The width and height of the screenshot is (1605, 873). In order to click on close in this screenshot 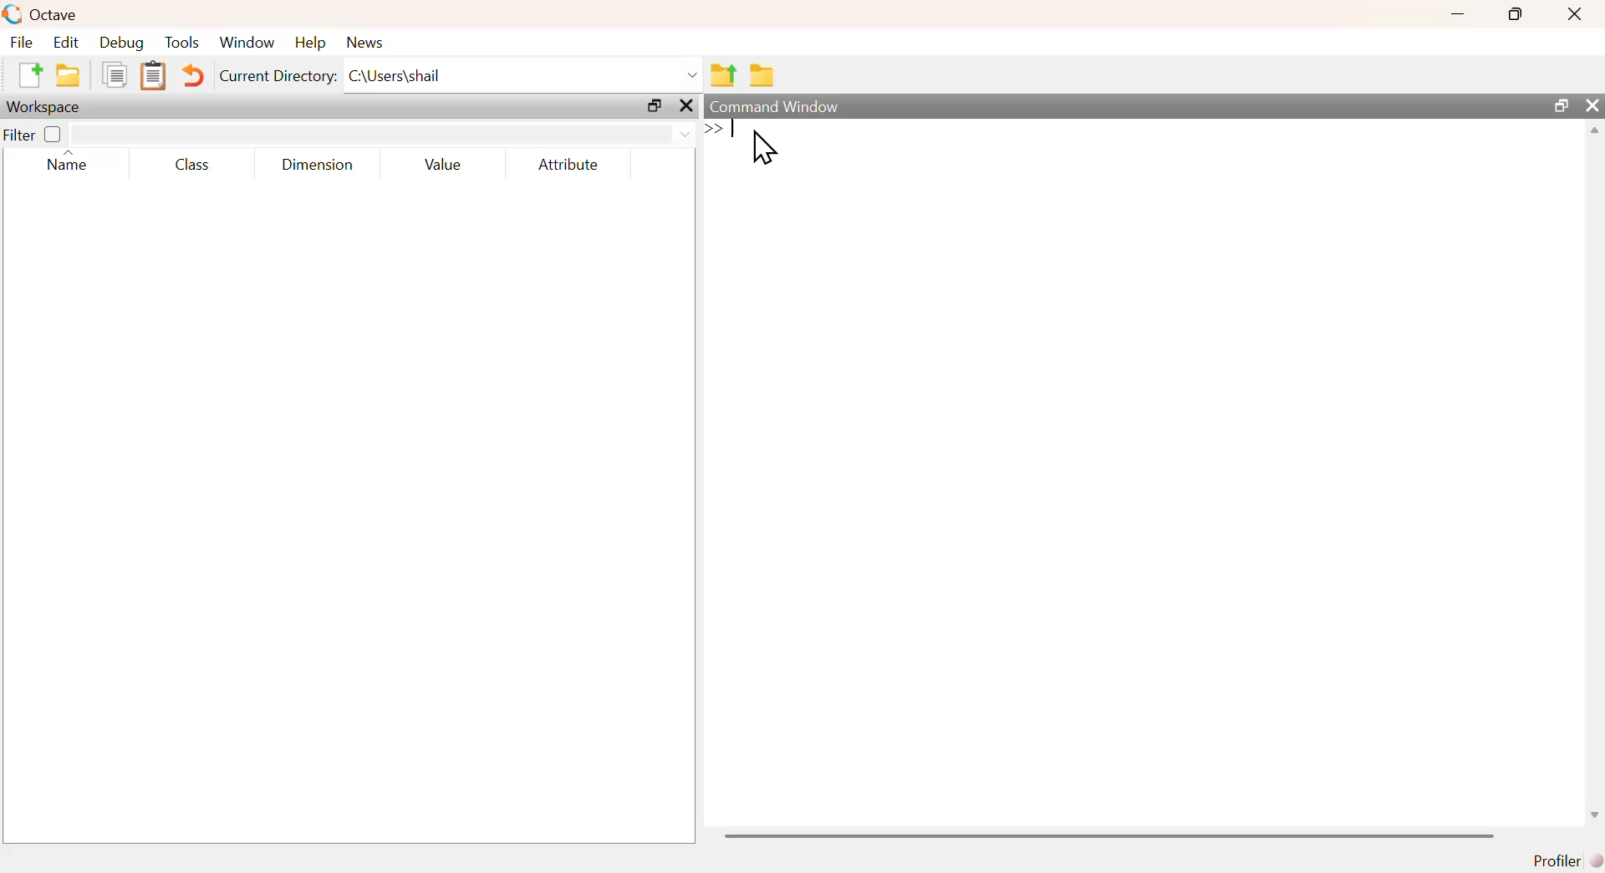, I will do `click(1579, 14)`.